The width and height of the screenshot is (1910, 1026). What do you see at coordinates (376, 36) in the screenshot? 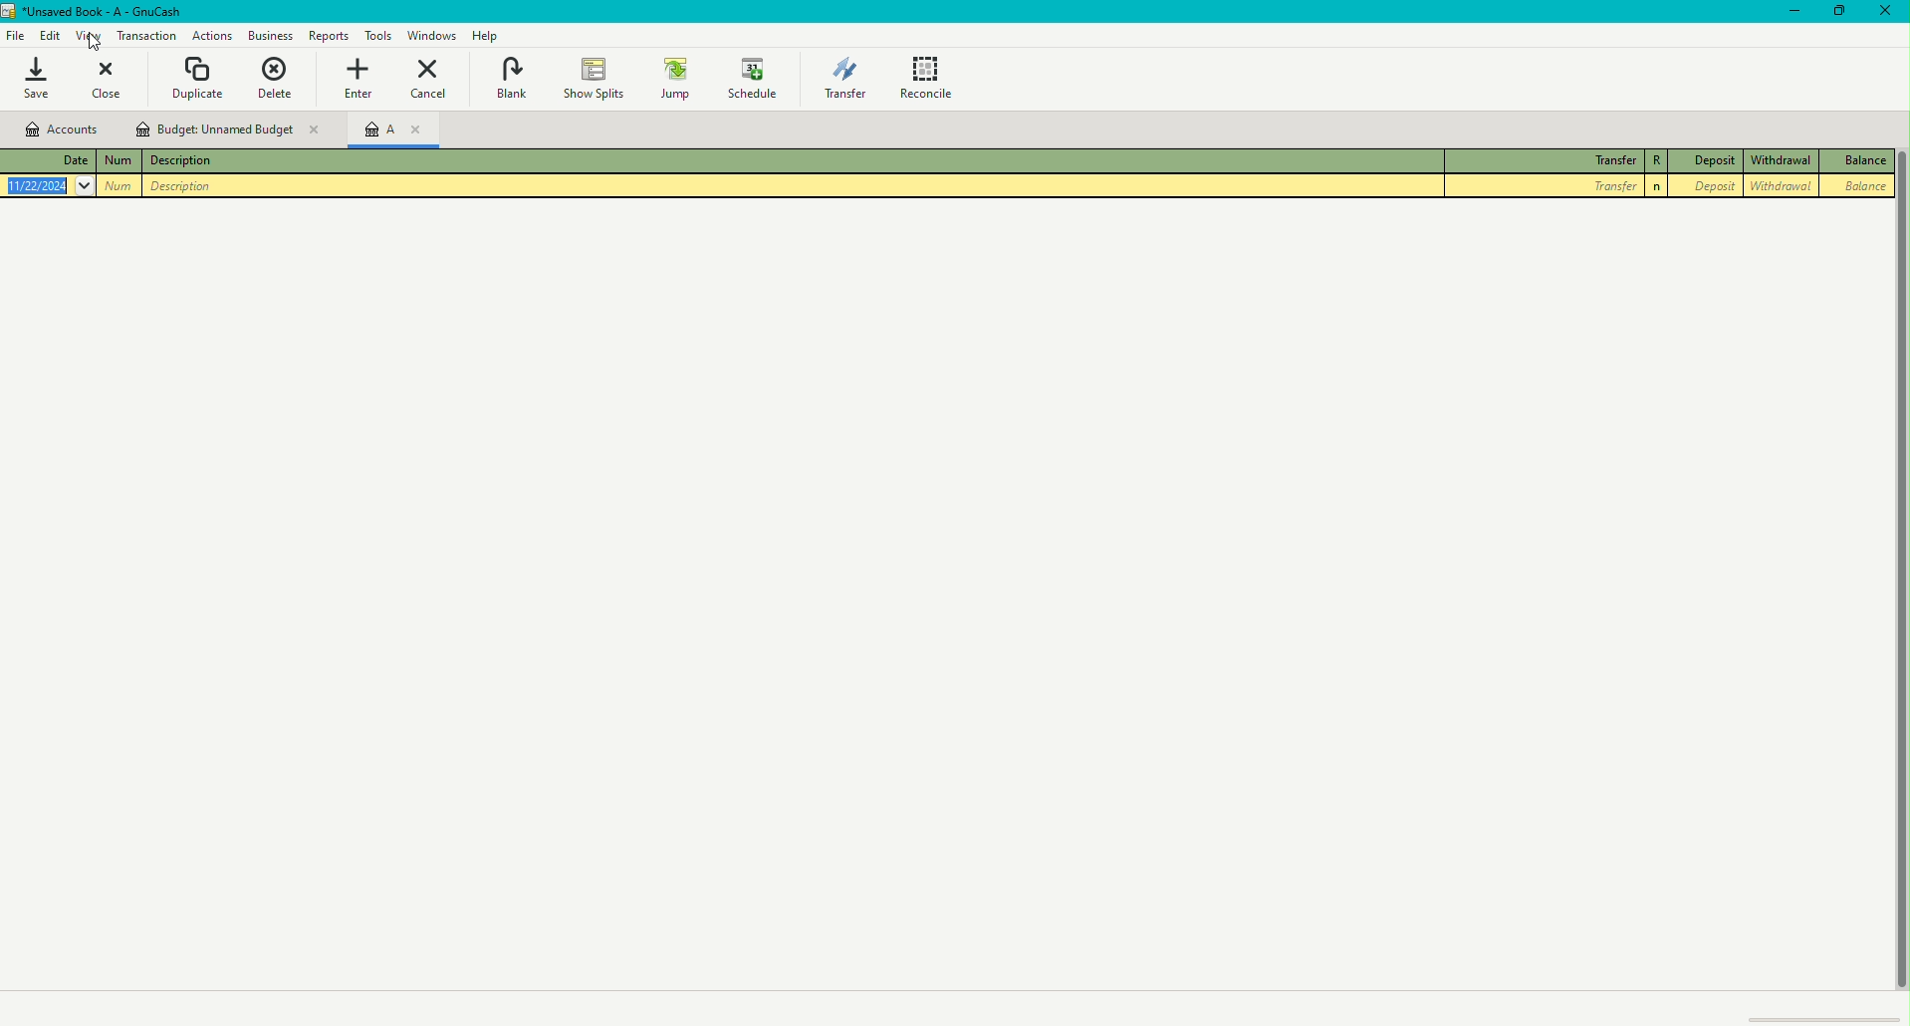
I see `Tools` at bounding box center [376, 36].